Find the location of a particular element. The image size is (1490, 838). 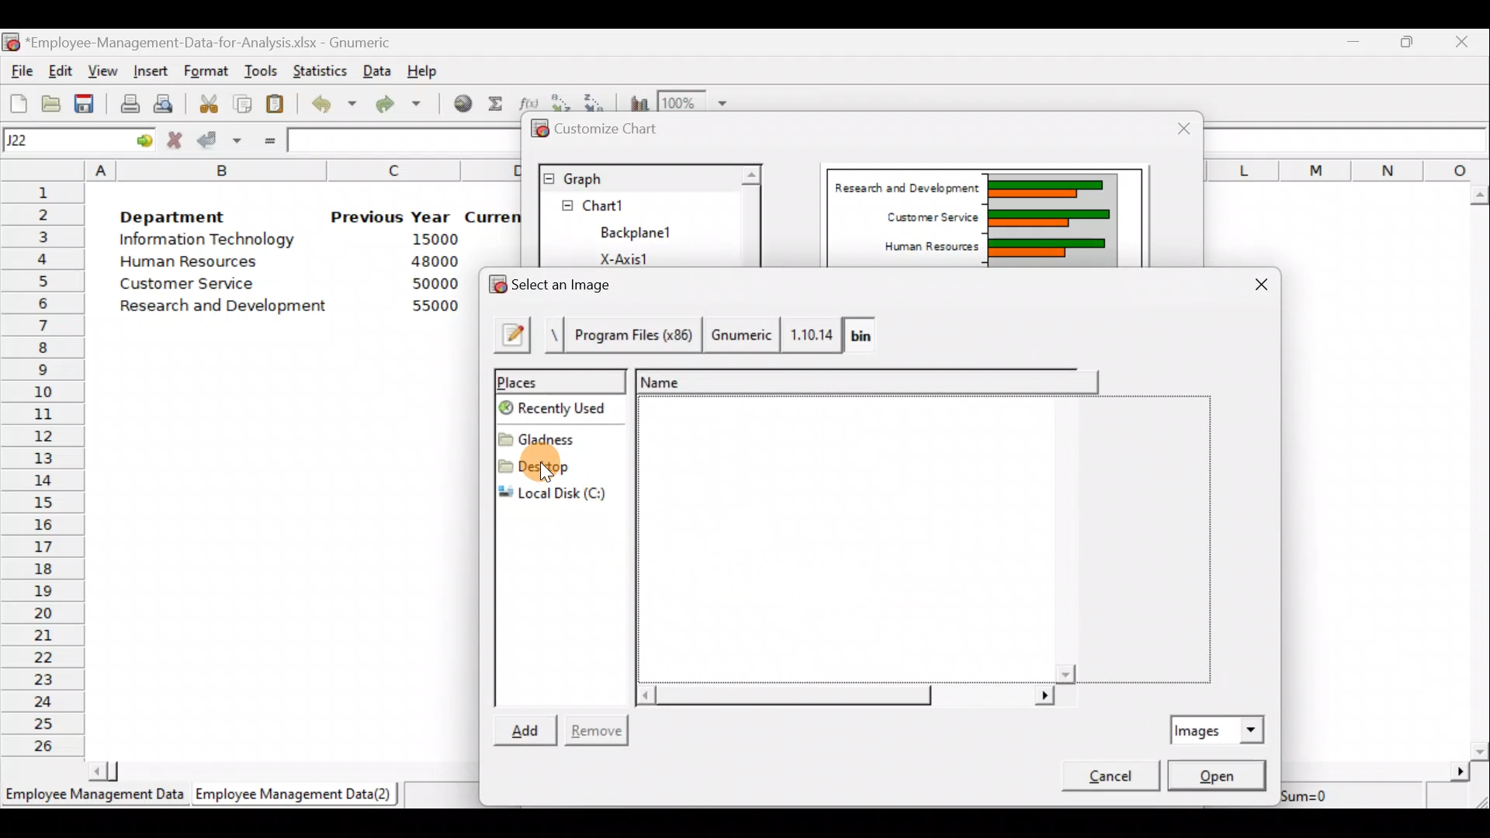

Data is located at coordinates (378, 69).